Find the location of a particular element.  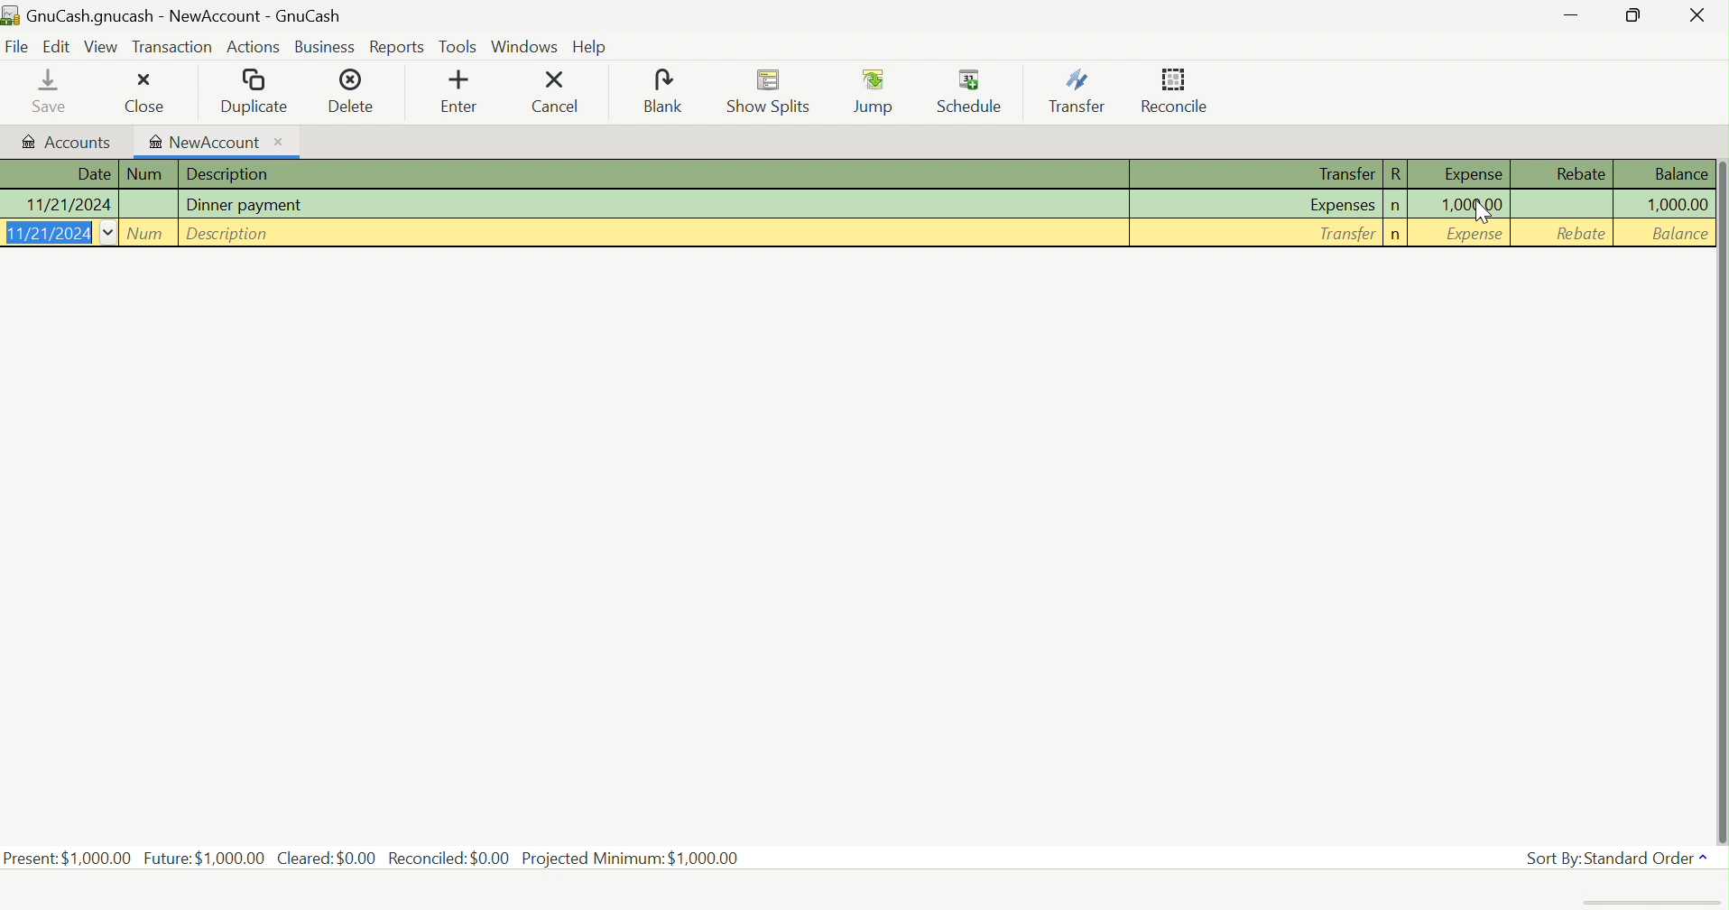

Accounts is located at coordinates (66, 140).